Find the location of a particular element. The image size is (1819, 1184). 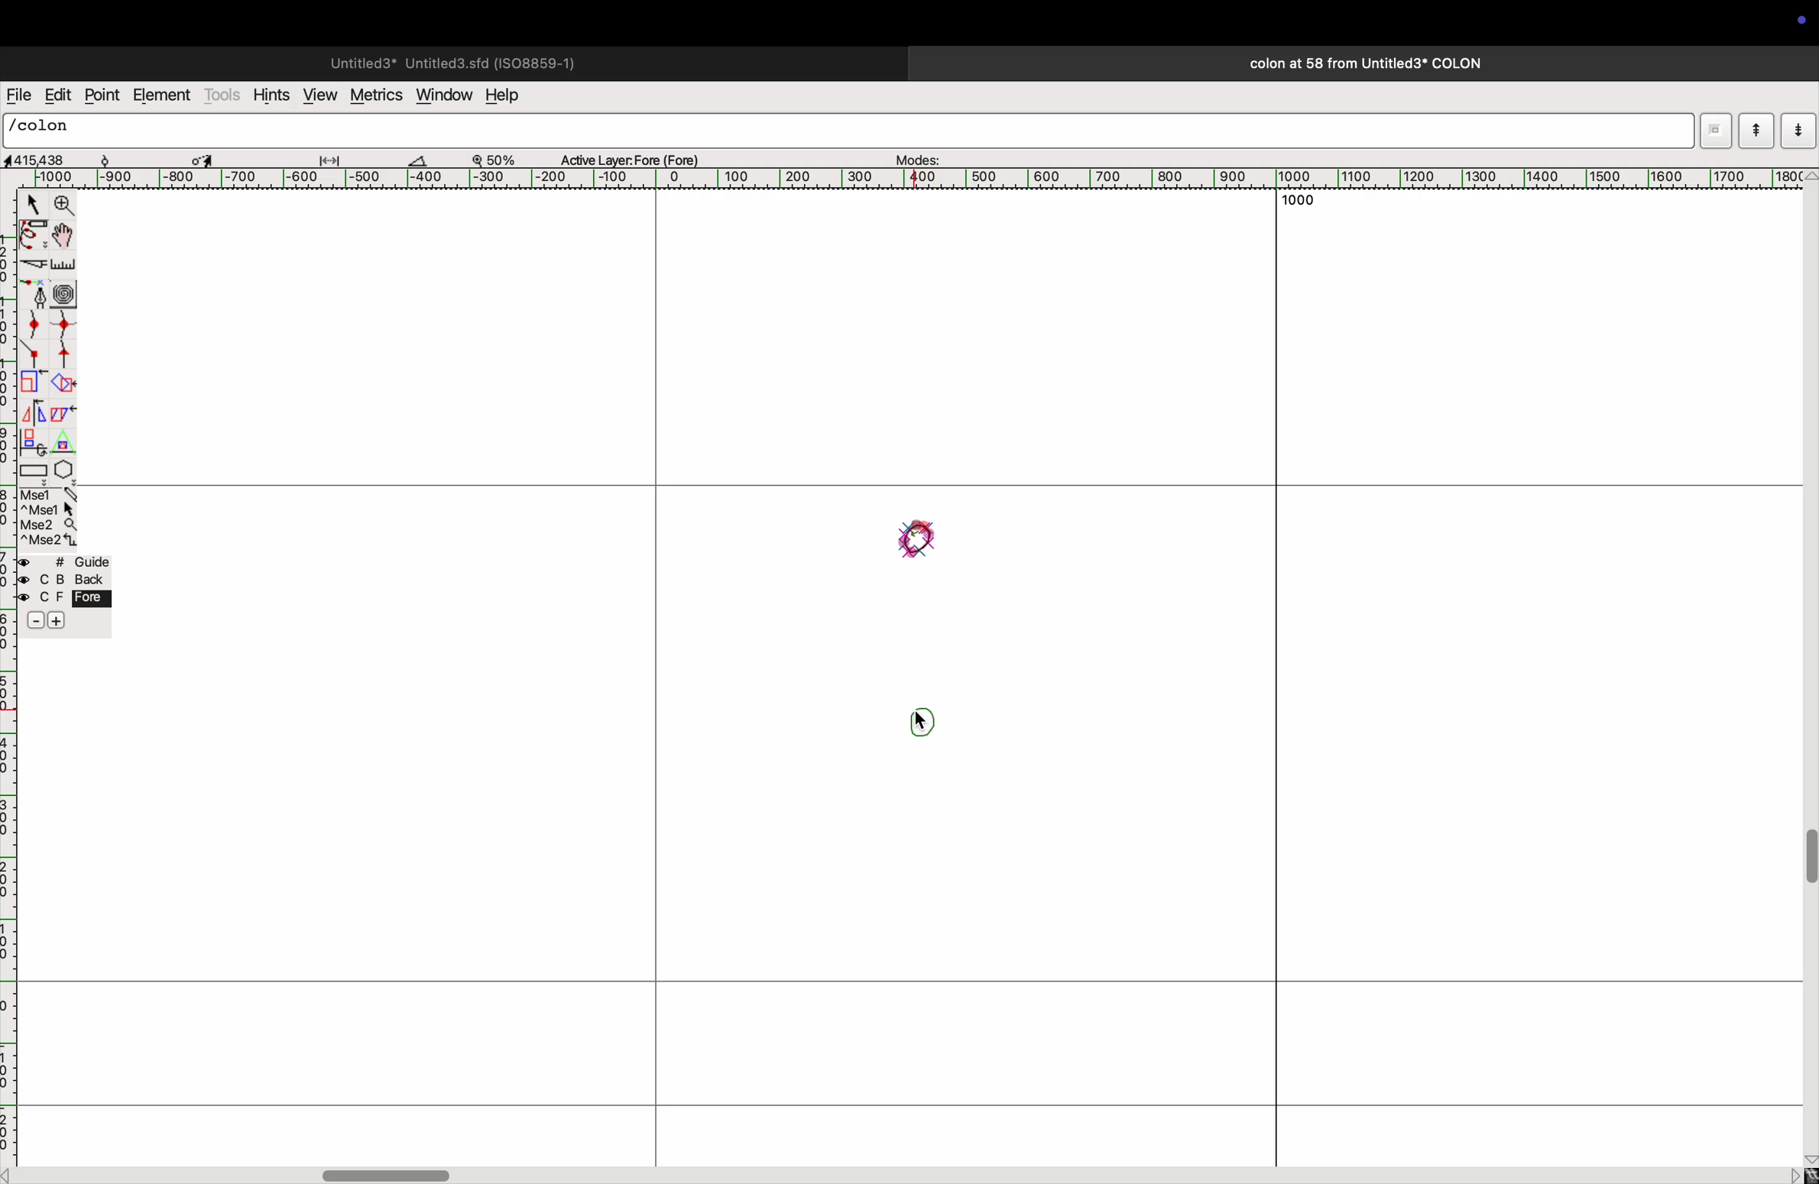

copy is located at coordinates (66, 416).